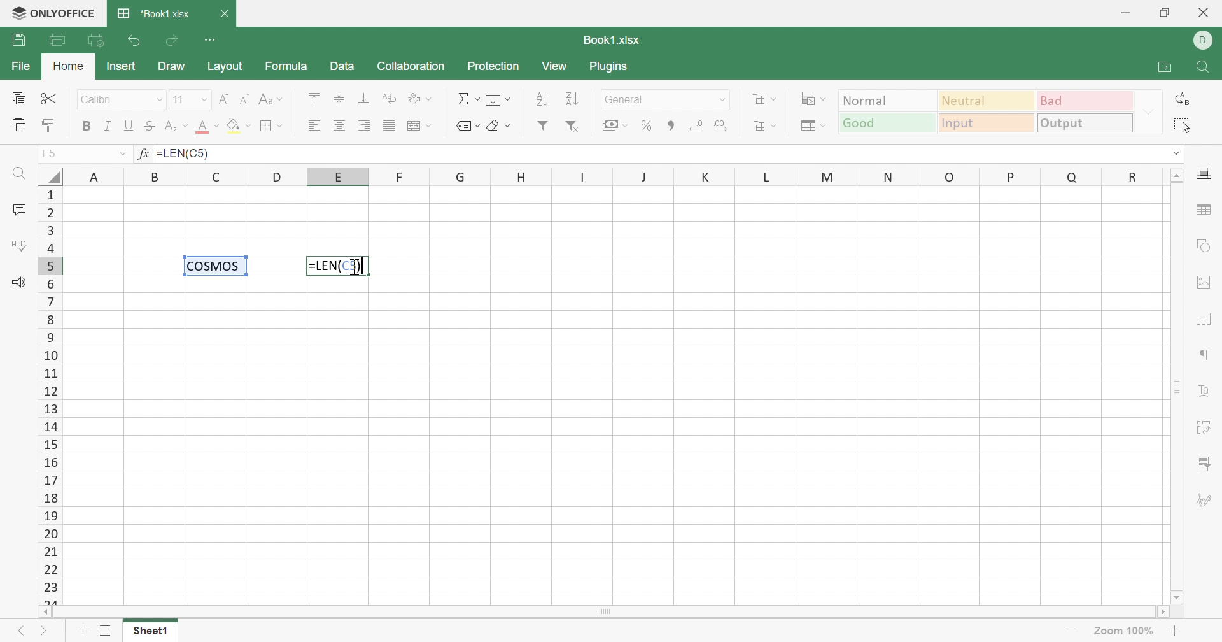 The width and height of the screenshot is (1222, 642). What do you see at coordinates (654, 99) in the screenshot?
I see `General` at bounding box center [654, 99].